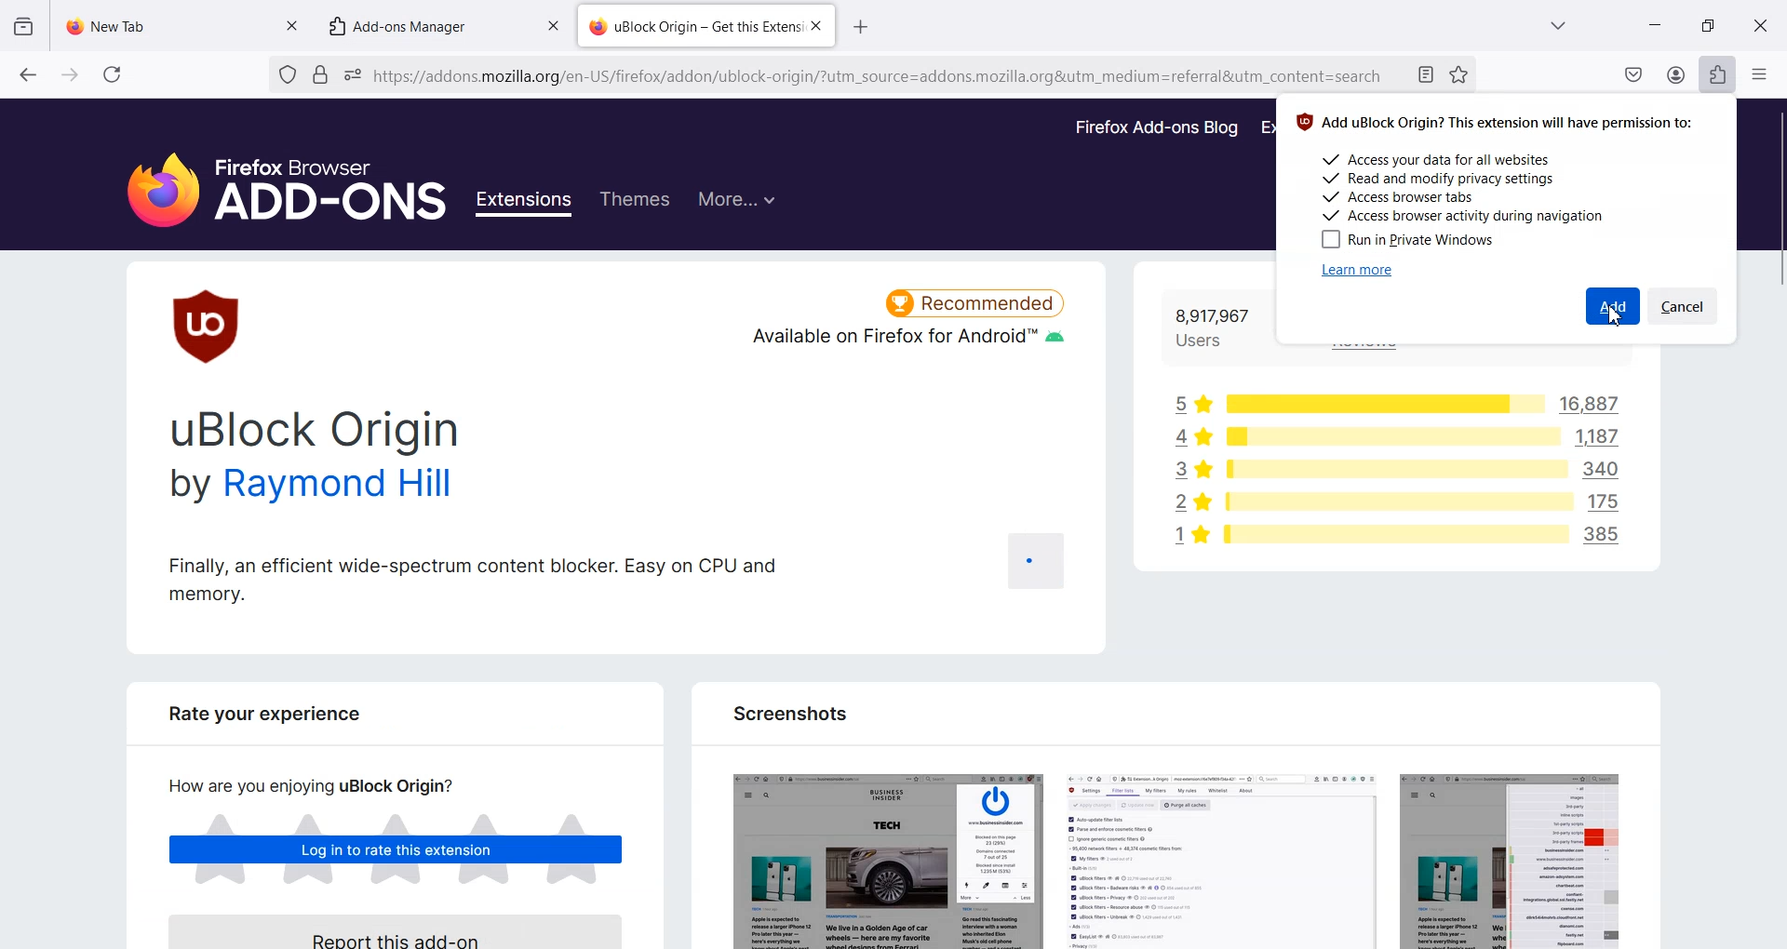 This screenshot has width=1787, height=949. Describe the element at coordinates (27, 74) in the screenshot. I see `Go back to one page` at that location.